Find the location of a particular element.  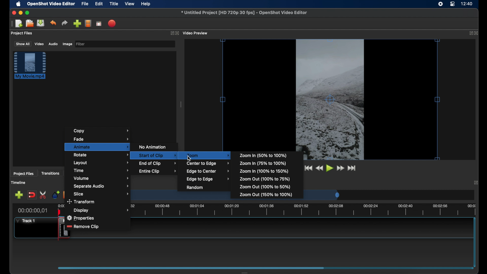

zoom in is located at coordinates (264, 155).